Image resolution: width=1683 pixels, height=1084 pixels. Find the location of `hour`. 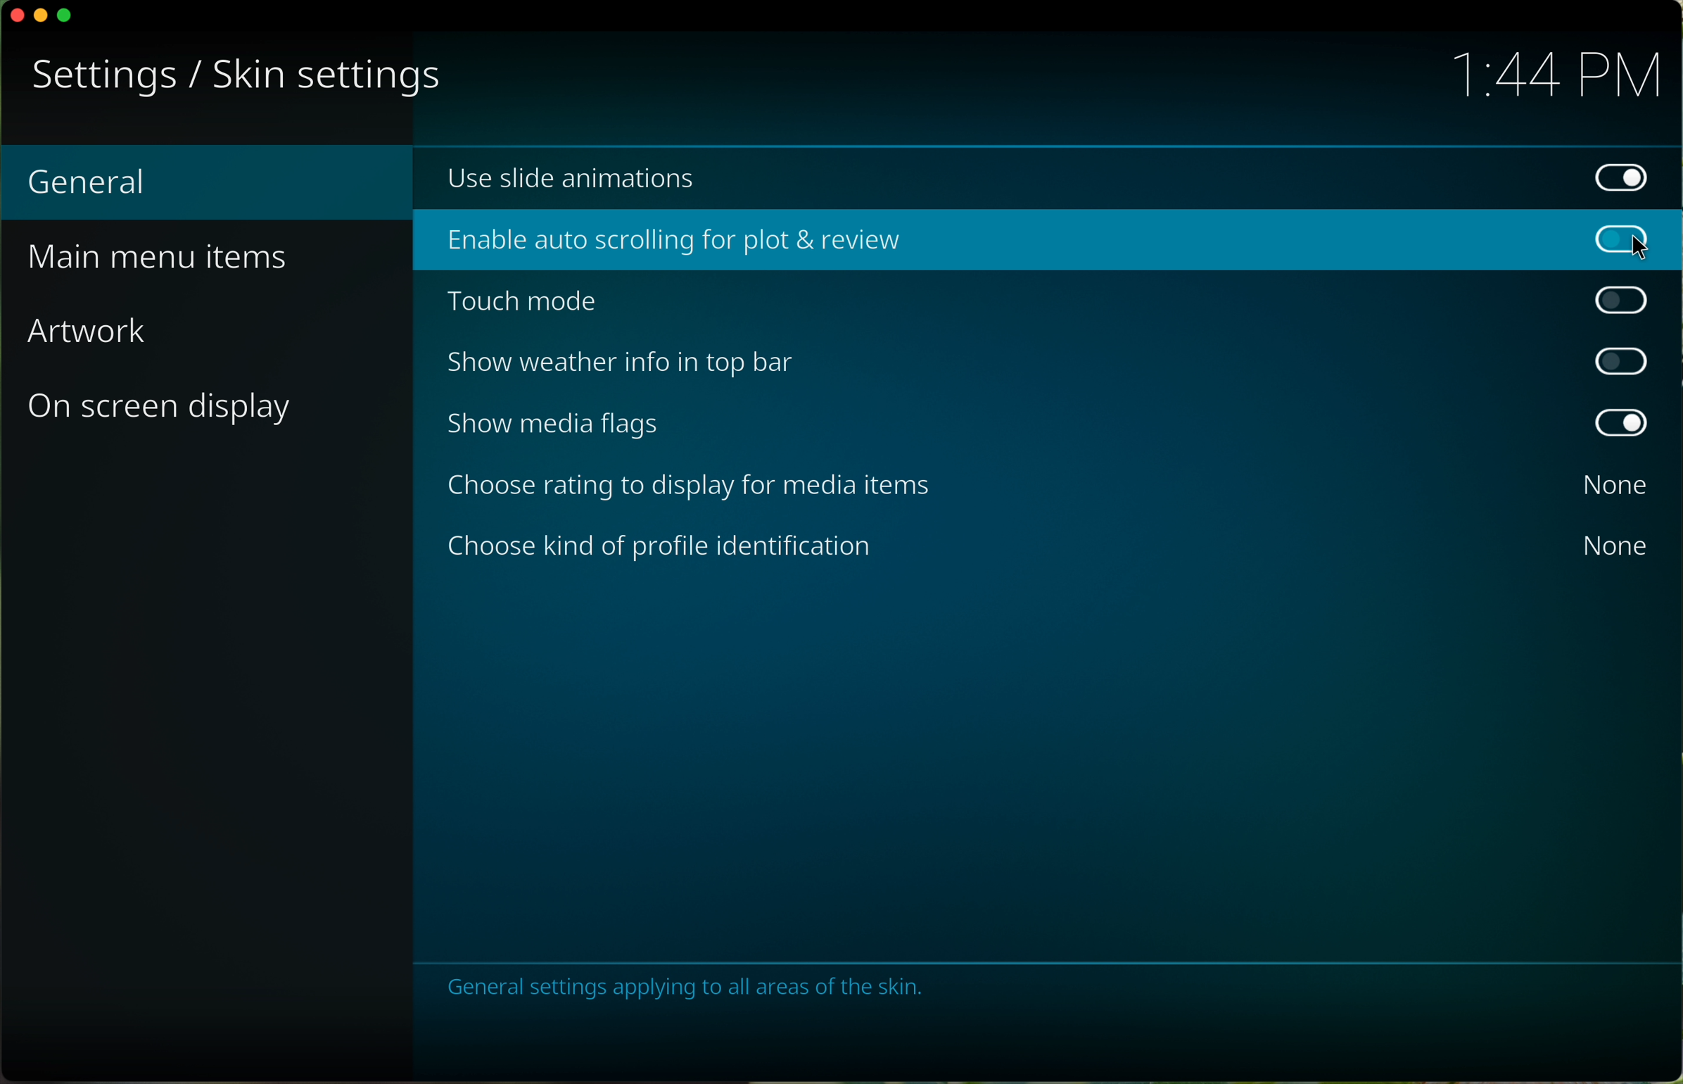

hour is located at coordinates (1554, 77).